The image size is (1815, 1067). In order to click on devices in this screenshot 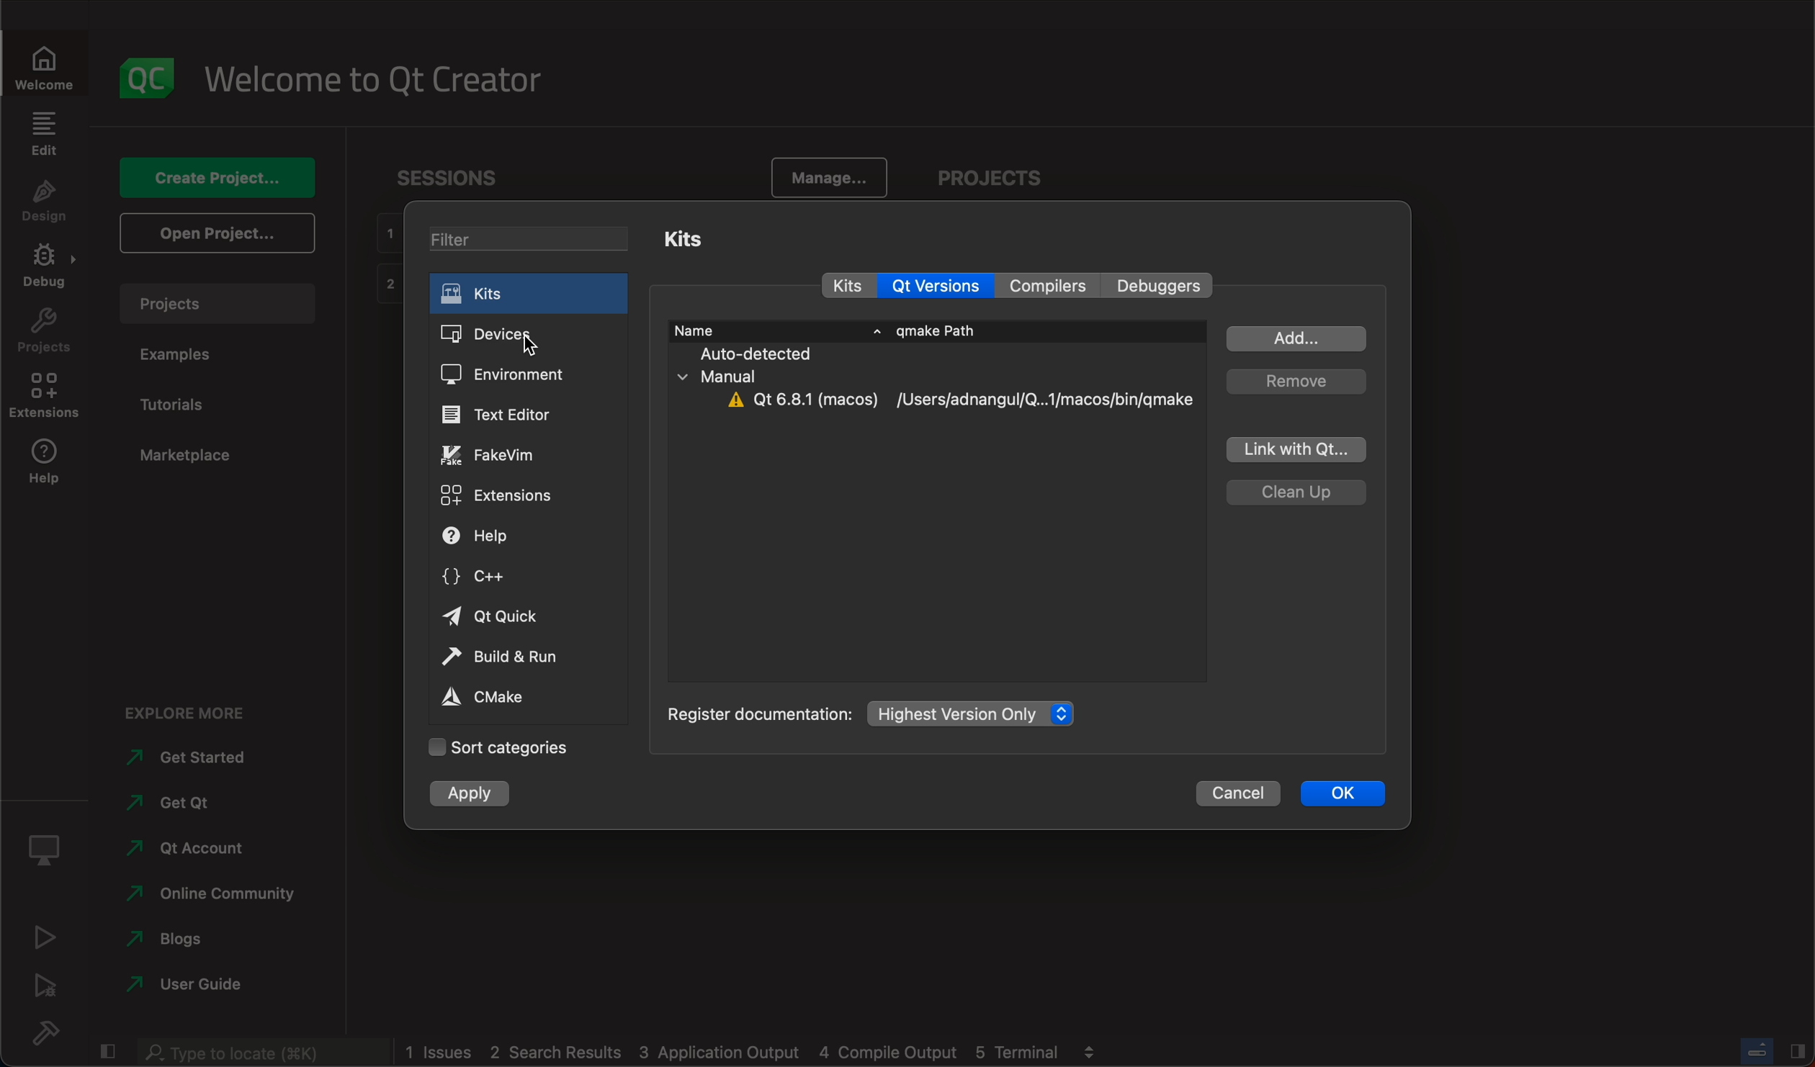, I will do `click(529, 337)`.